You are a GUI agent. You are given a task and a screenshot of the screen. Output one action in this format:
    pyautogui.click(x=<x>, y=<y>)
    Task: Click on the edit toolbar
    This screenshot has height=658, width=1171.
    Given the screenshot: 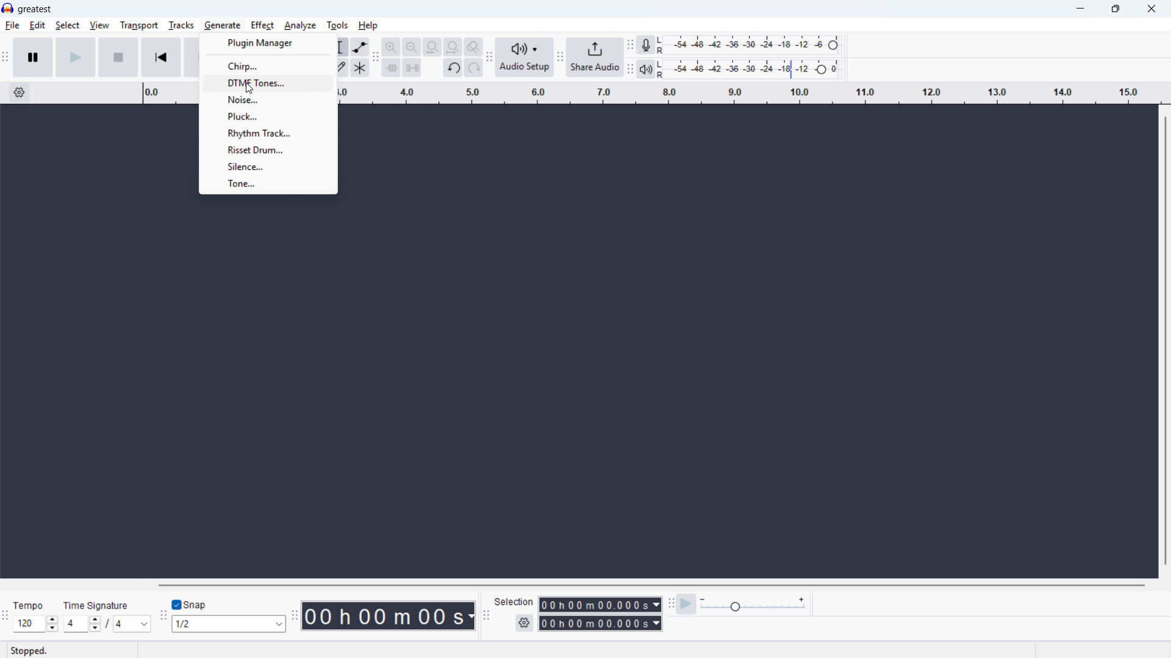 What is the action you would take?
    pyautogui.click(x=376, y=58)
    